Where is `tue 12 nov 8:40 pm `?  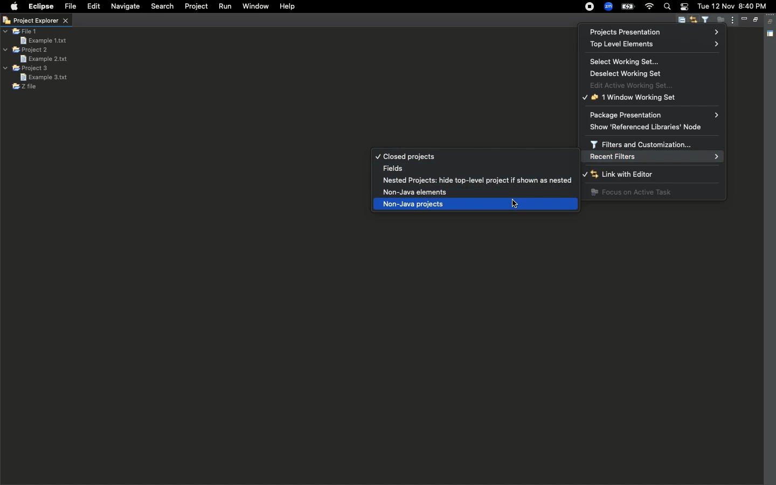
tue 12 nov 8:40 pm  is located at coordinates (733, 6).